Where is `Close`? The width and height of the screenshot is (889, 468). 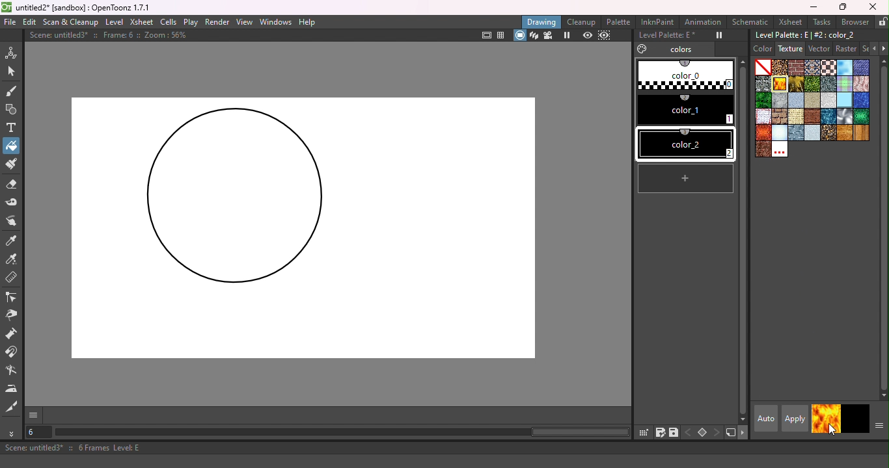 Close is located at coordinates (875, 8).